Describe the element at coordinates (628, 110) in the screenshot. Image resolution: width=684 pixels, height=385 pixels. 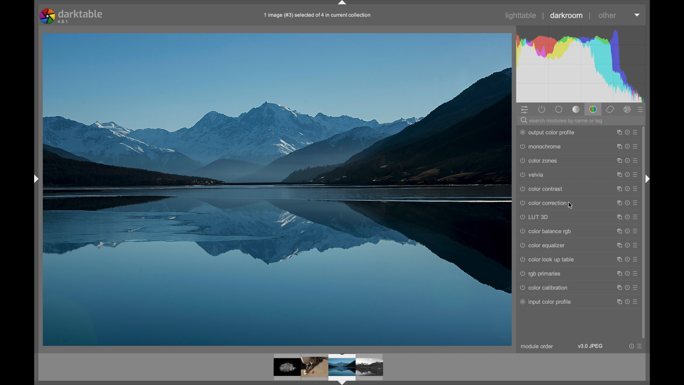
I see `effects` at that location.